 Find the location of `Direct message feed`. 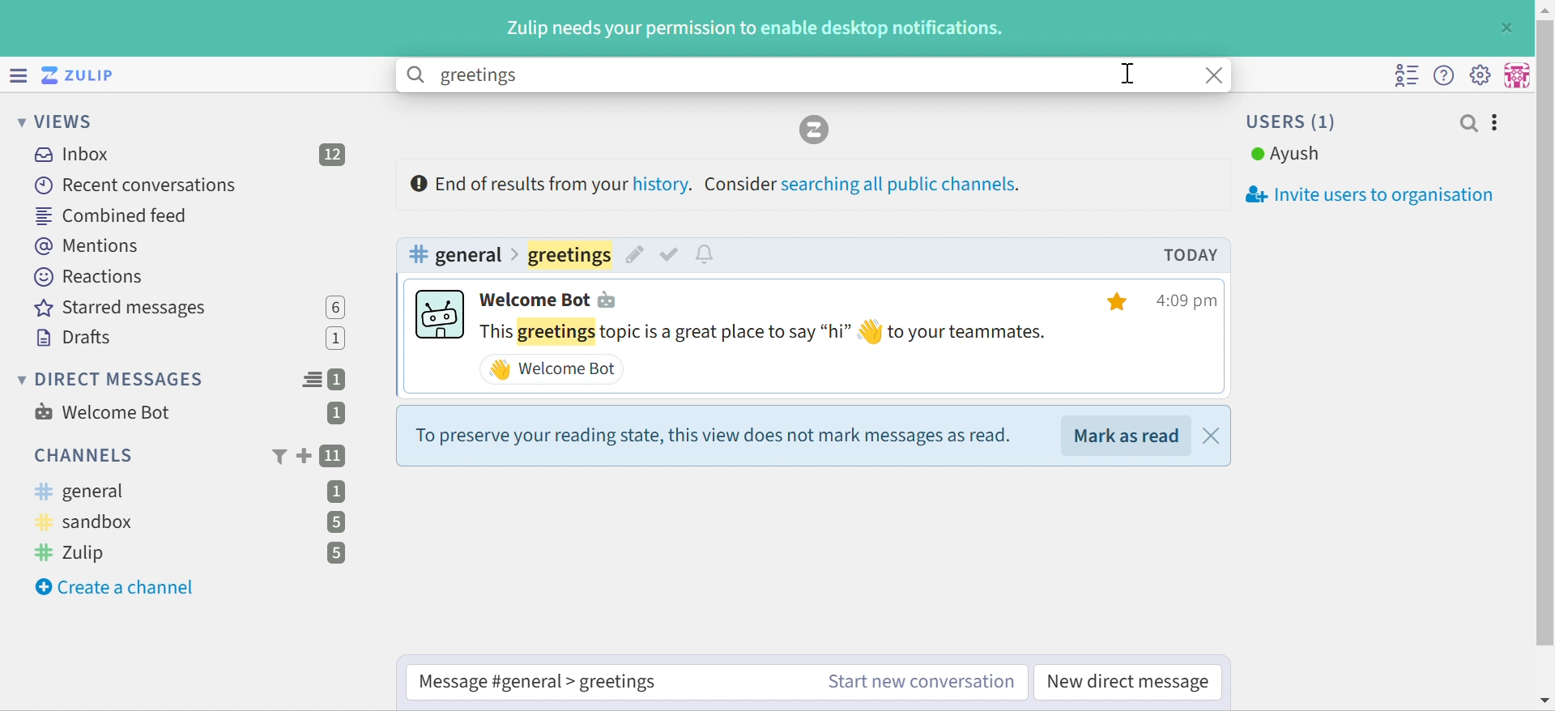

Direct message feed is located at coordinates (312, 380).